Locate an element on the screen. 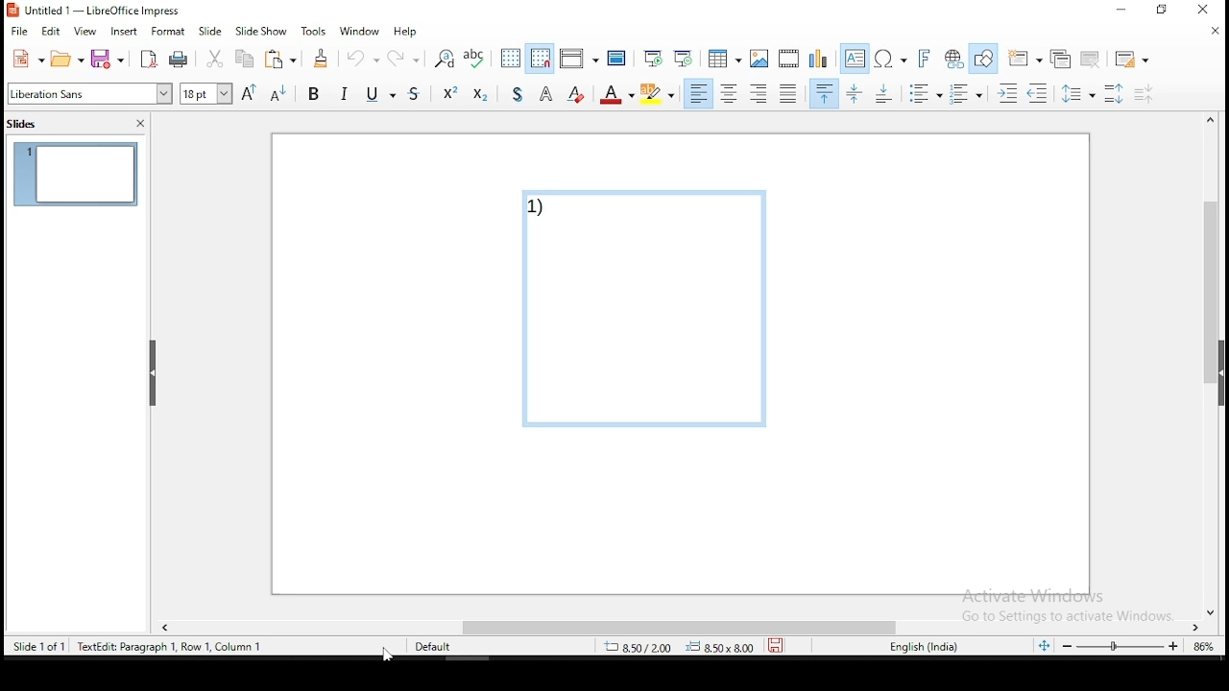 Image resolution: width=1229 pixels, height=691 pixels. slide show is located at coordinates (261, 32).